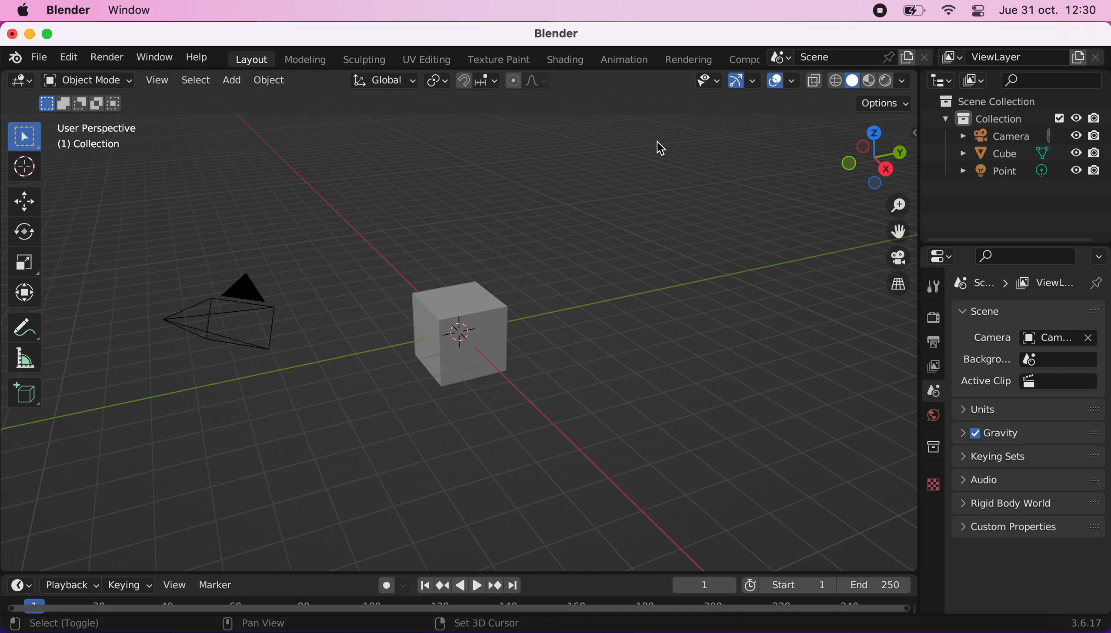 This screenshot has height=633, width=1111. I want to click on battery, so click(914, 10).